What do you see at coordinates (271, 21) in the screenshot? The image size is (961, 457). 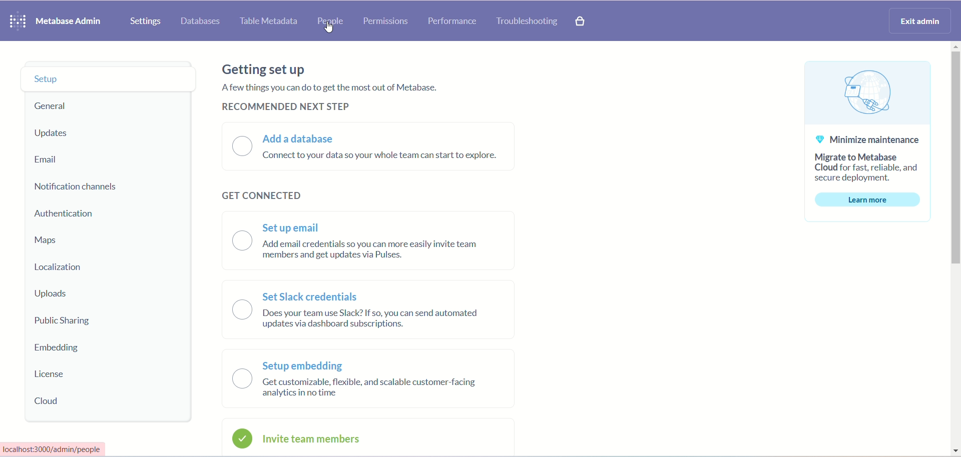 I see `table metadata` at bounding box center [271, 21].